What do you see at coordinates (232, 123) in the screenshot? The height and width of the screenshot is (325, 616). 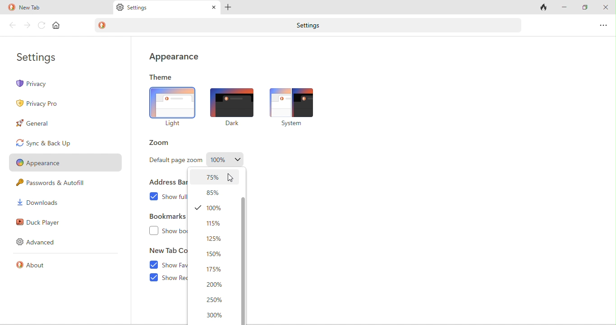 I see `dark` at bounding box center [232, 123].